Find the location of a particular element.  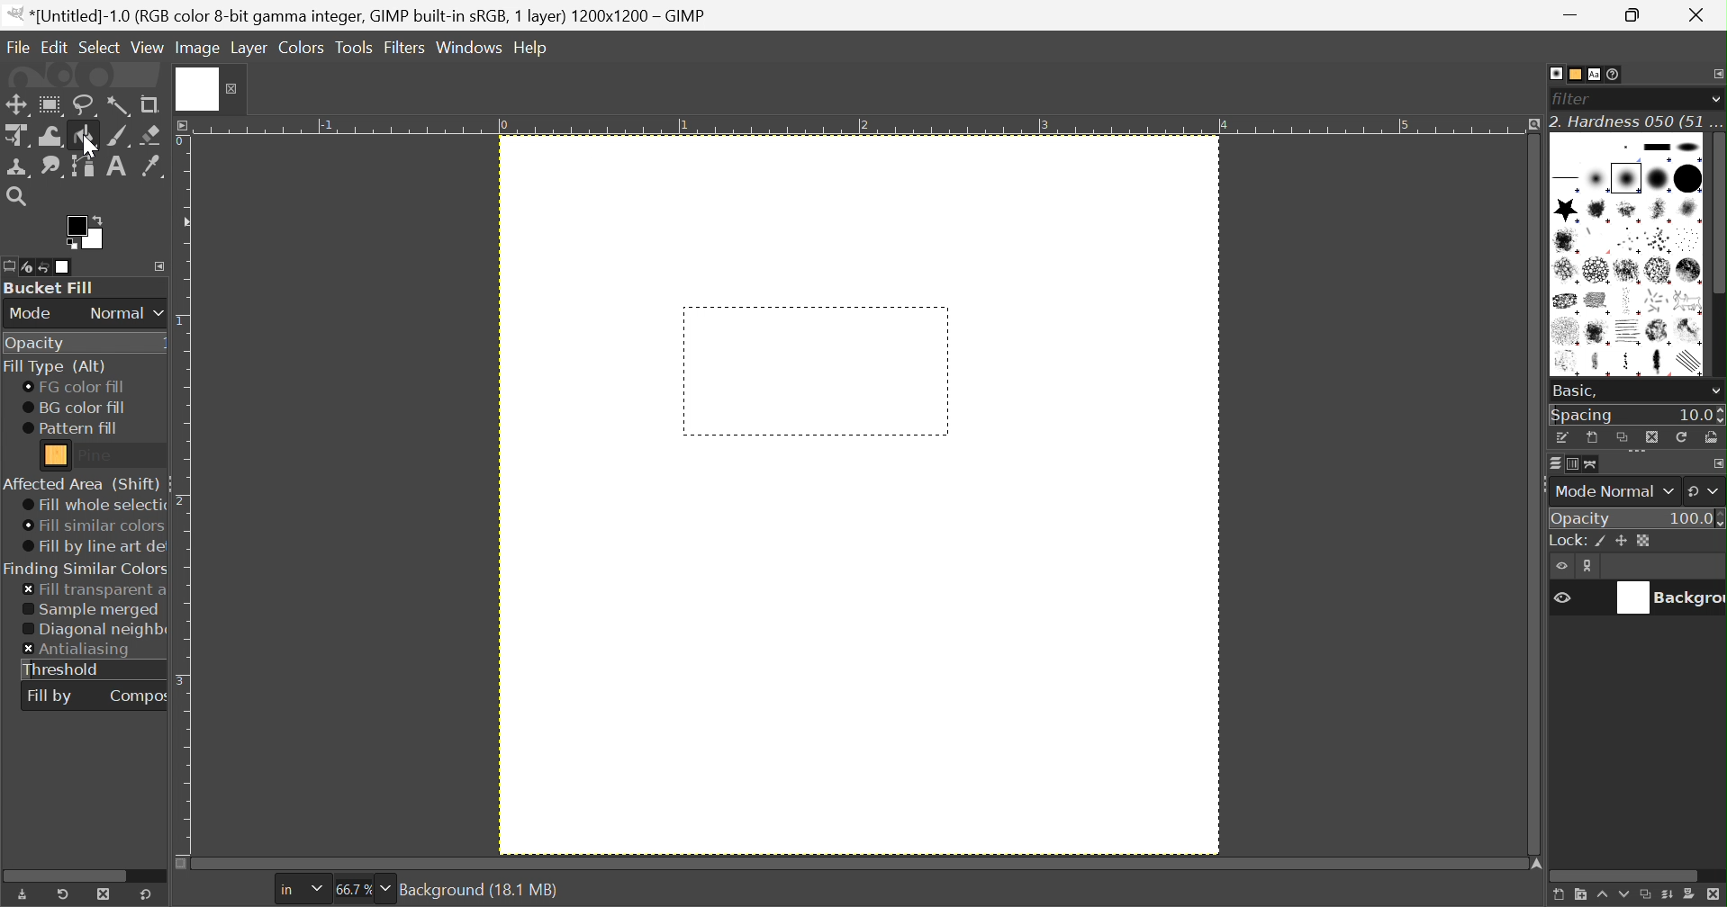

Fill Type (Alt) is located at coordinates (54, 367).